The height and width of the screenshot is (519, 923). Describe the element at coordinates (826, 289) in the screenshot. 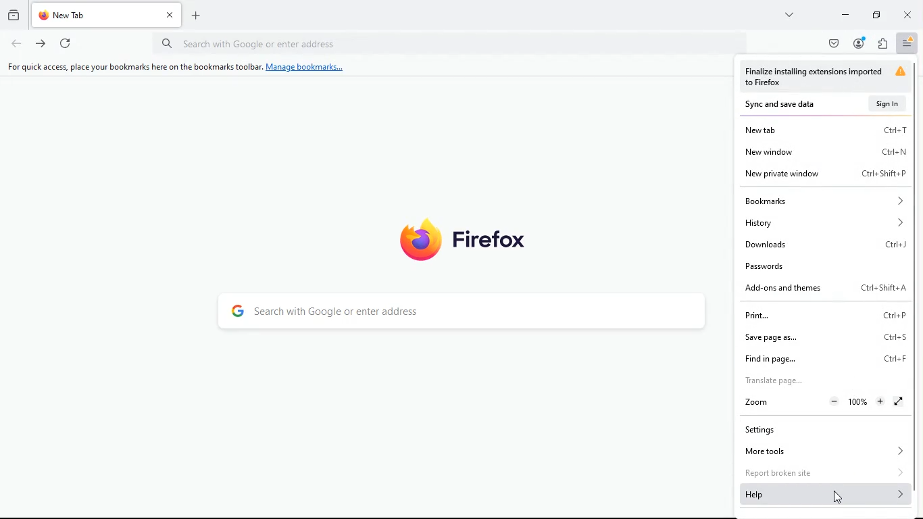

I see `add-ons and themes` at that location.